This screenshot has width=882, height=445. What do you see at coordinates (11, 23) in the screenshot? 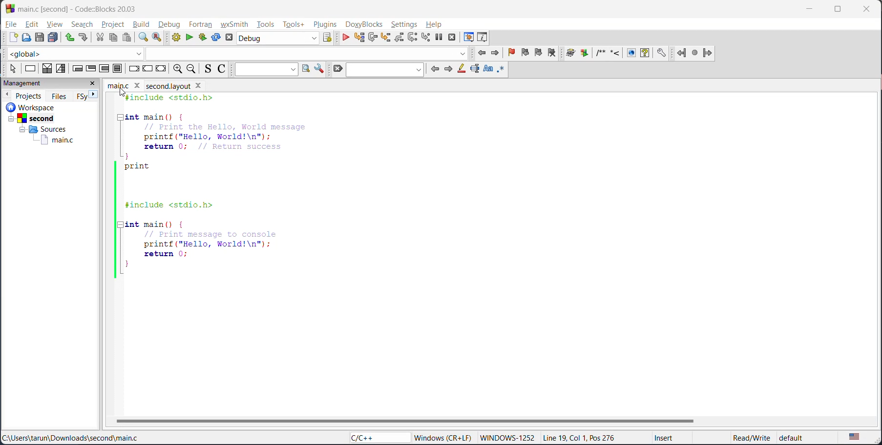
I see `file` at bounding box center [11, 23].